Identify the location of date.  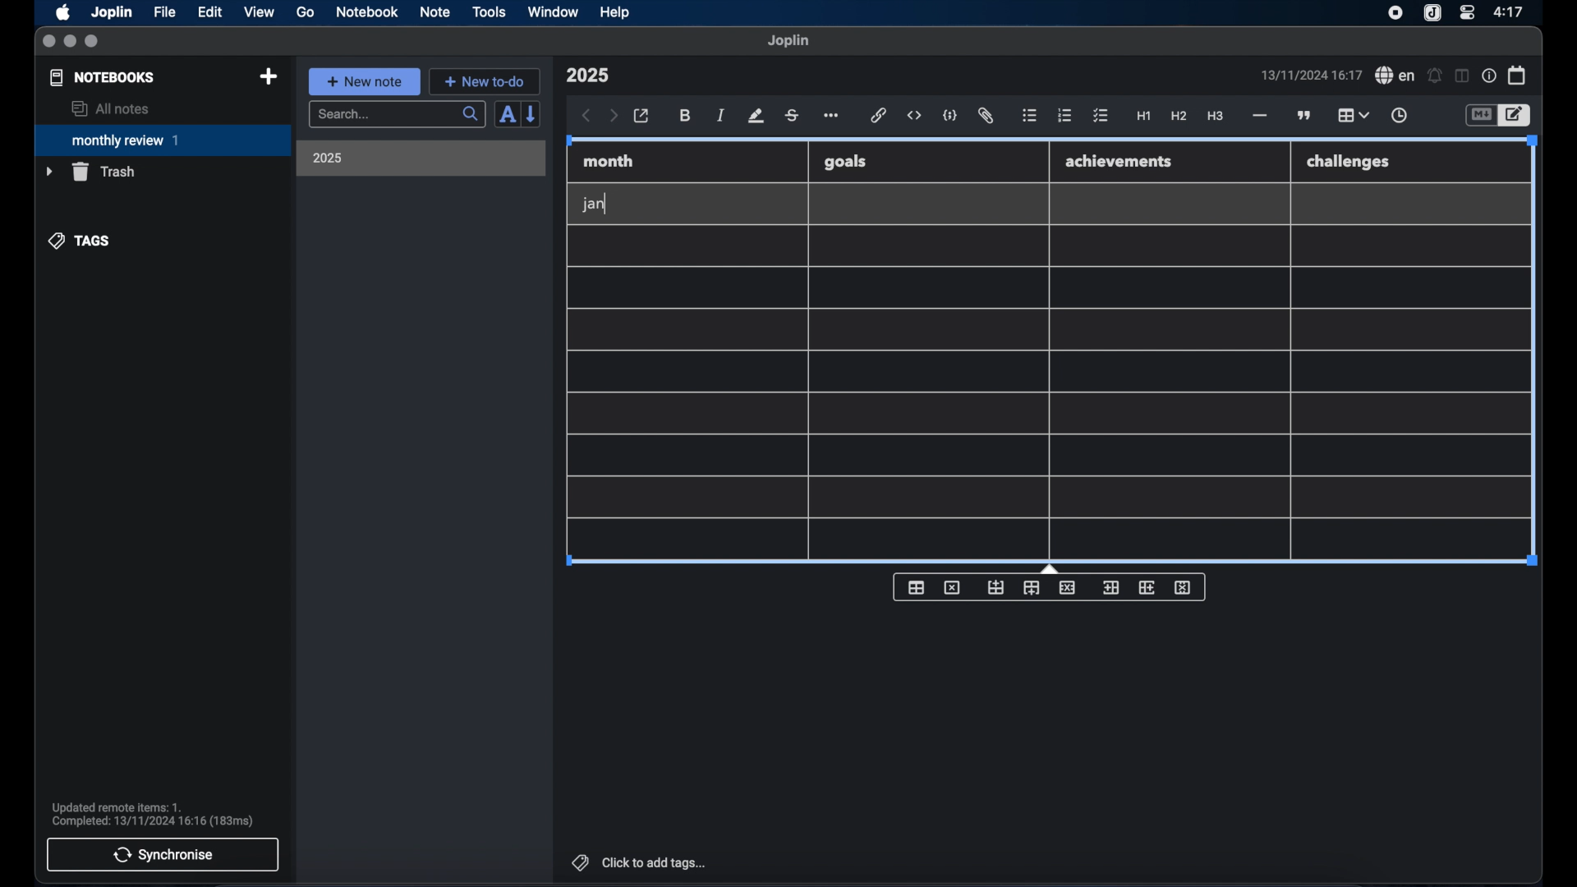
(1311, 75).